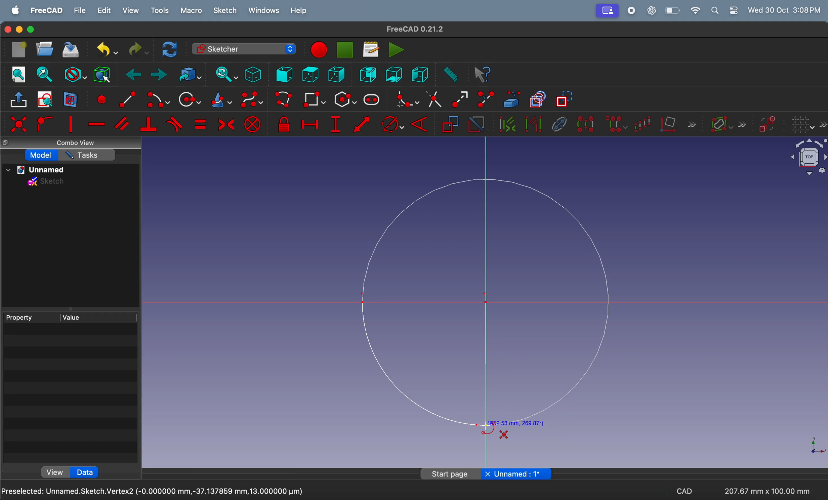 The width and height of the screenshot is (828, 500). What do you see at coordinates (44, 74) in the screenshot?
I see `fit section` at bounding box center [44, 74].